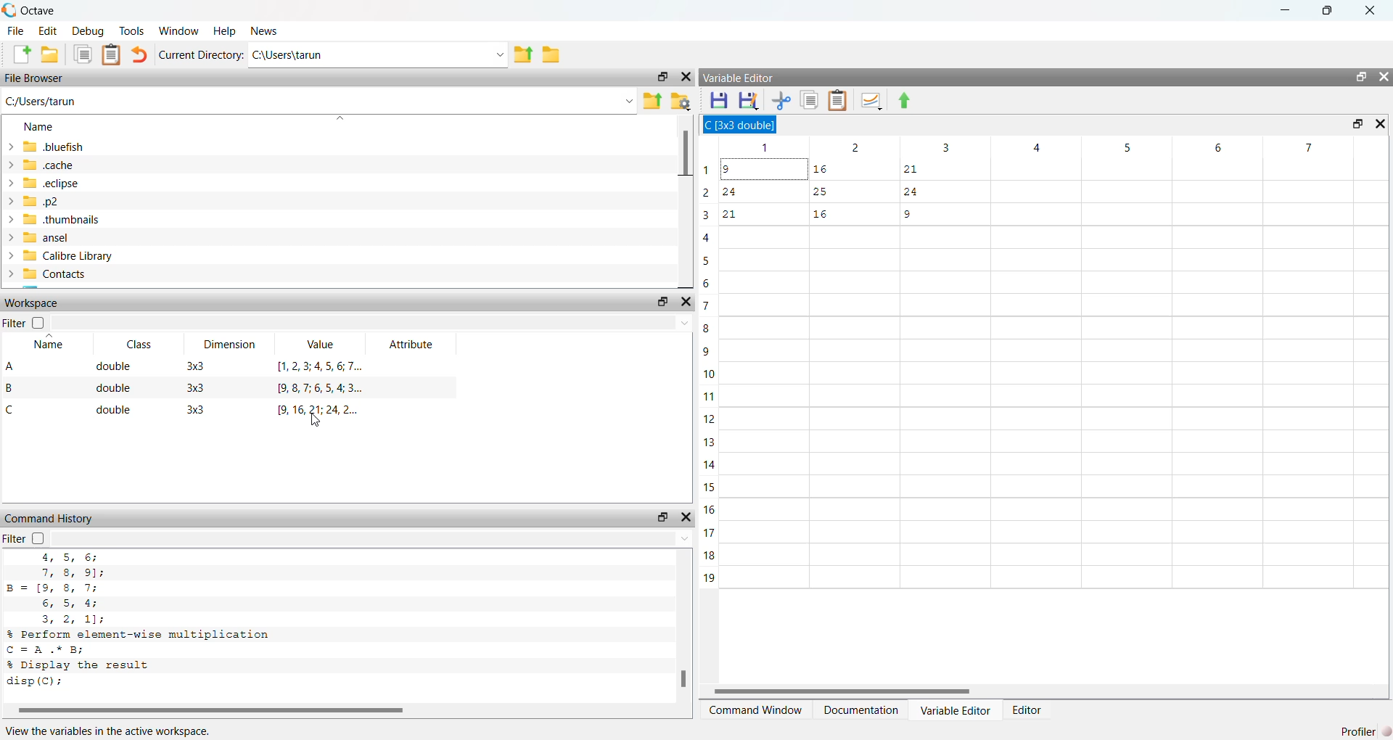  What do you see at coordinates (202, 56) in the screenshot?
I see `Current Directory:` at bounding box center [202, 56].